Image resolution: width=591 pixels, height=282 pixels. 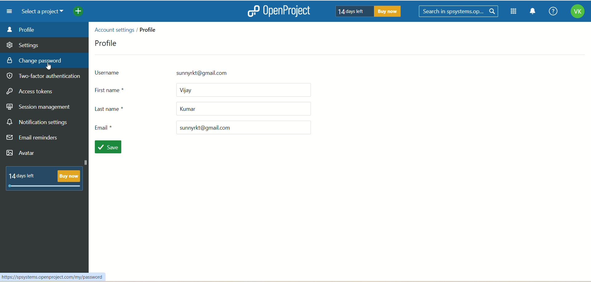 What do you see at coordinates (51, 68) in the screenshot?
I see `cursor` at bounding box center [51, 68].